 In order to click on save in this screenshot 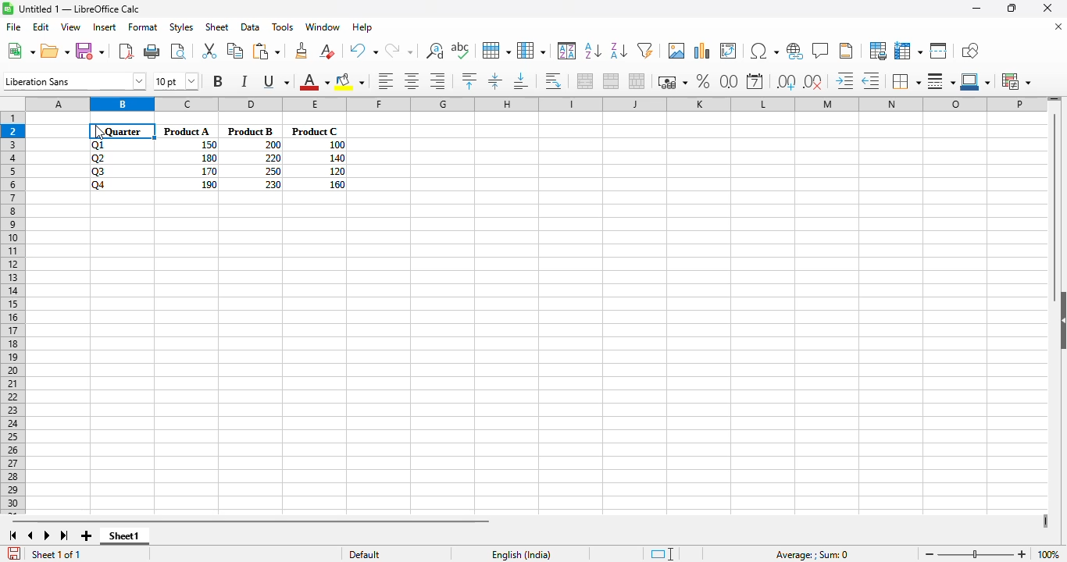, I will do `click(90, 52)`.